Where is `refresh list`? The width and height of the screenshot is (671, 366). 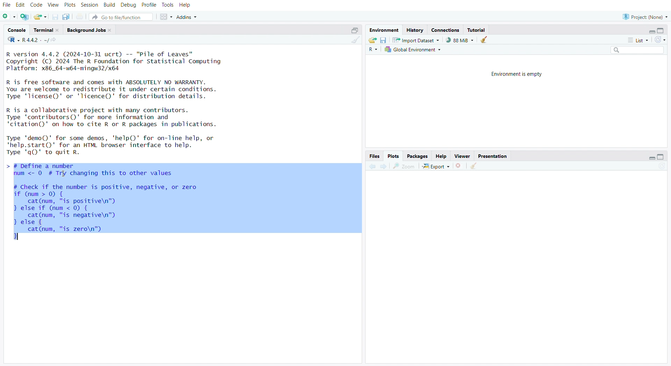
refresh list is located at coordinates (660, 40).